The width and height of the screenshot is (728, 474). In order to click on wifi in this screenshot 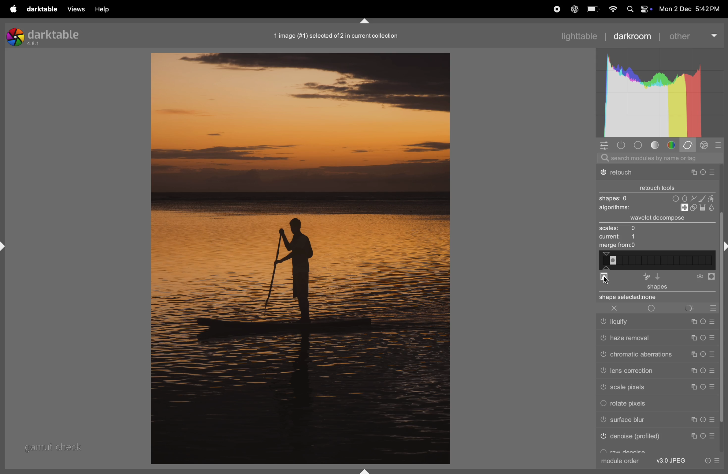, I will do `click(612, 10)`.